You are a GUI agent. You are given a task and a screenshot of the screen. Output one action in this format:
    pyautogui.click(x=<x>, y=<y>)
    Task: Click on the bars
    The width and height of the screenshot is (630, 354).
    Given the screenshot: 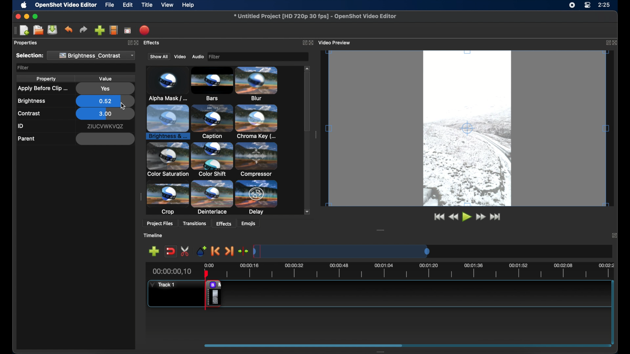 What is the action you would take?
    pyautogui.click(x=164, y=84)
    